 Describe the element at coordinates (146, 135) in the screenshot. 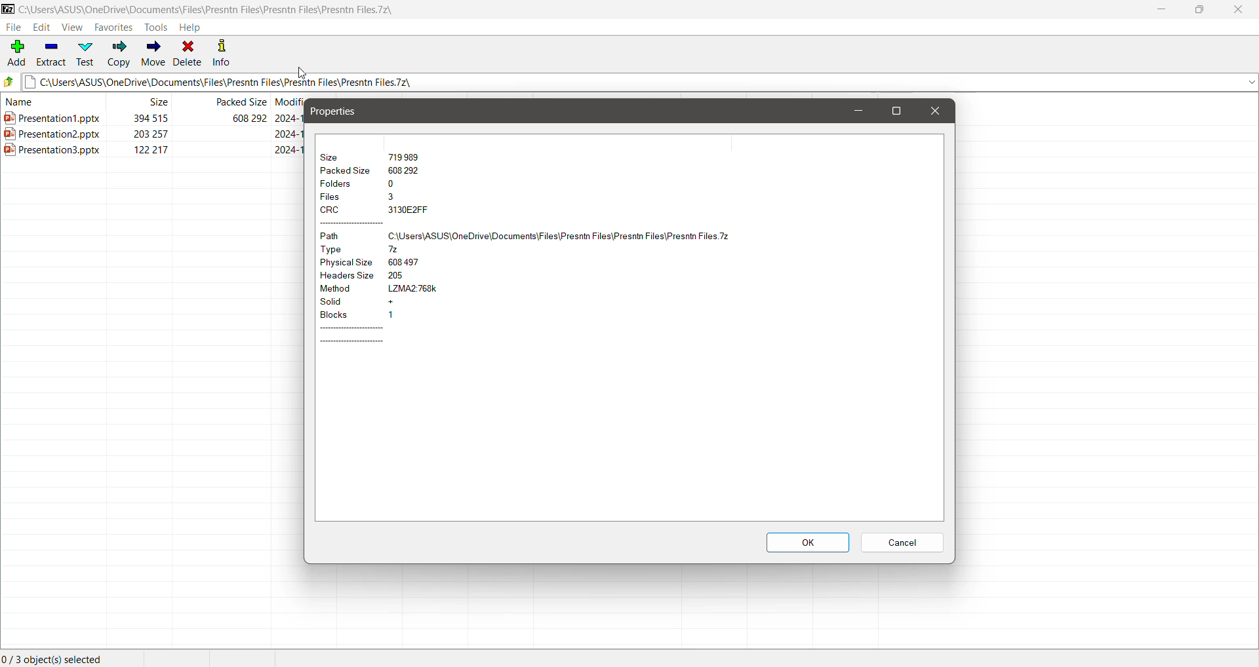

I see `203 257` at that location.